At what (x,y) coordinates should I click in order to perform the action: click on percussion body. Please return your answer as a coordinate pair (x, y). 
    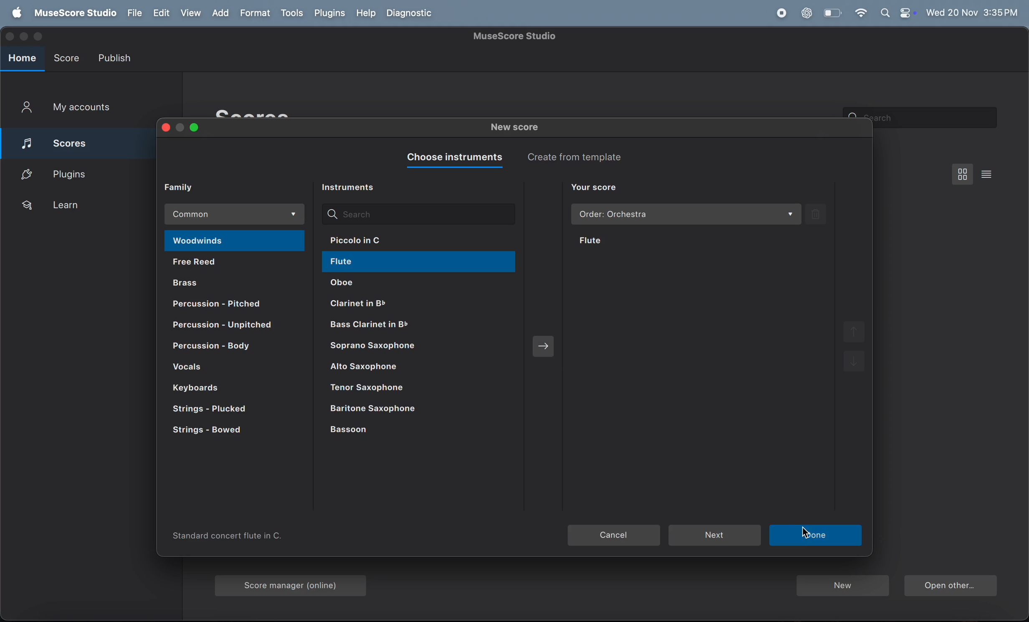
    Looking at the image, I should click on (232, 347).